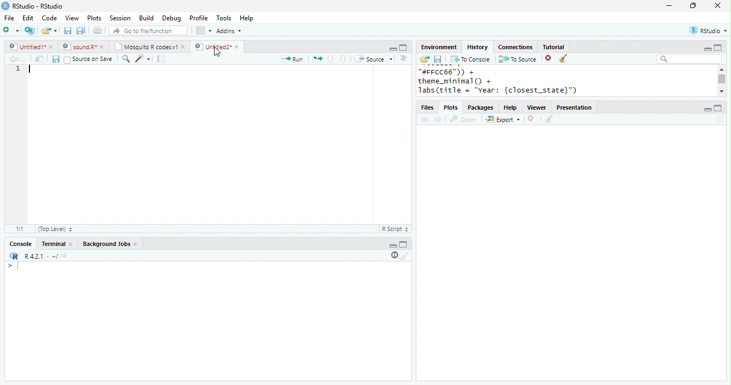 This screenshot has height=385, width=731. I want to click on Connections, so click(516, 47).